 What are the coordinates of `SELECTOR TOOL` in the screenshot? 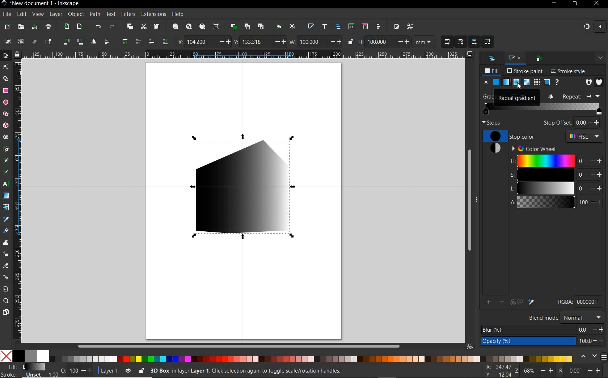 It's located at (6, 56).